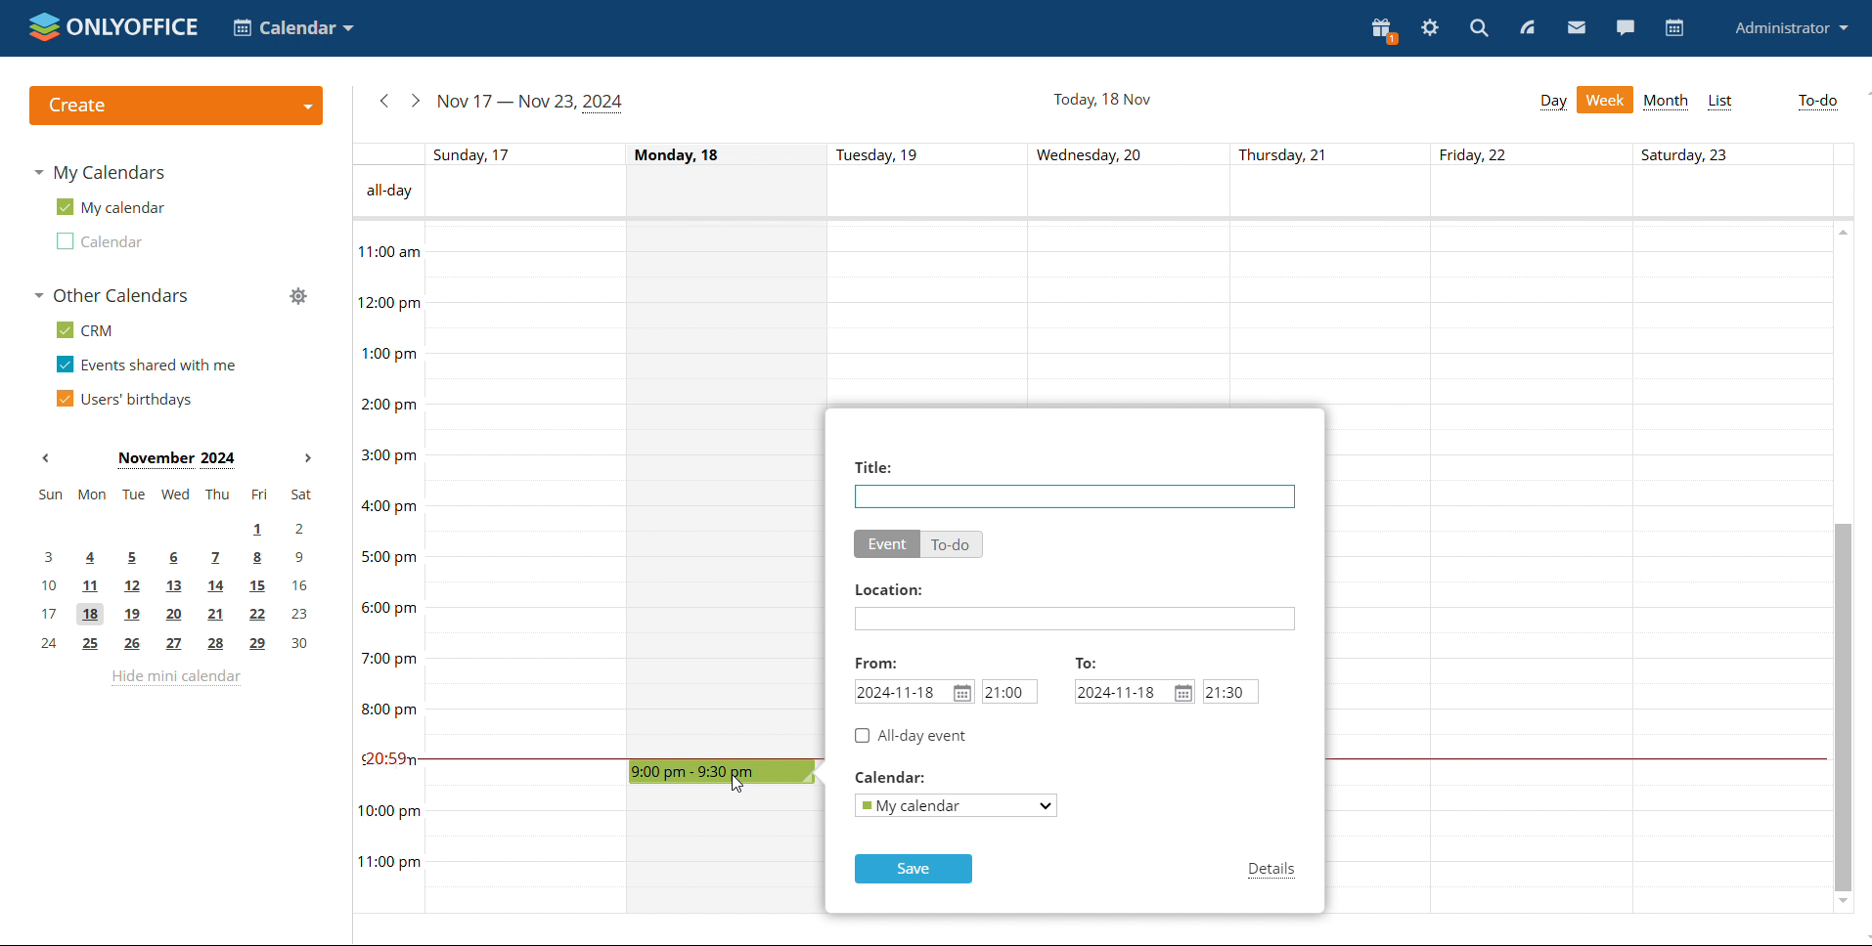 The width and height of the screenshot is (1872, 946). Describe the element at coordinates (1135, 692) in the screenshot. I see `end date` at that location.